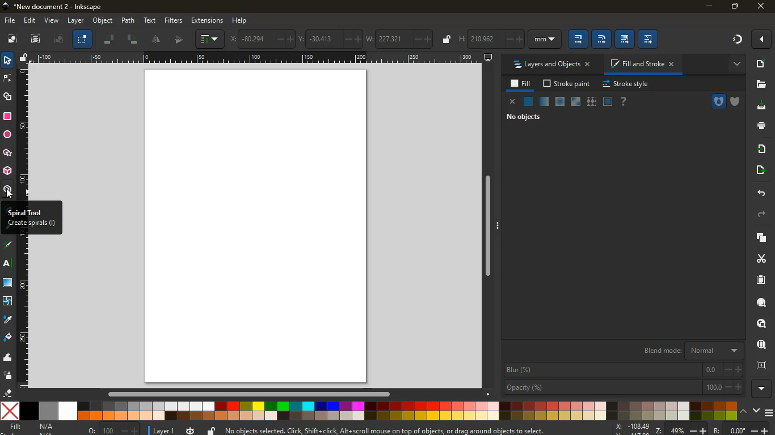 This screenshot has height=435, width=775. Describe the element at coordinates (8, 301) in the screenshot. I see `twist` at that location.